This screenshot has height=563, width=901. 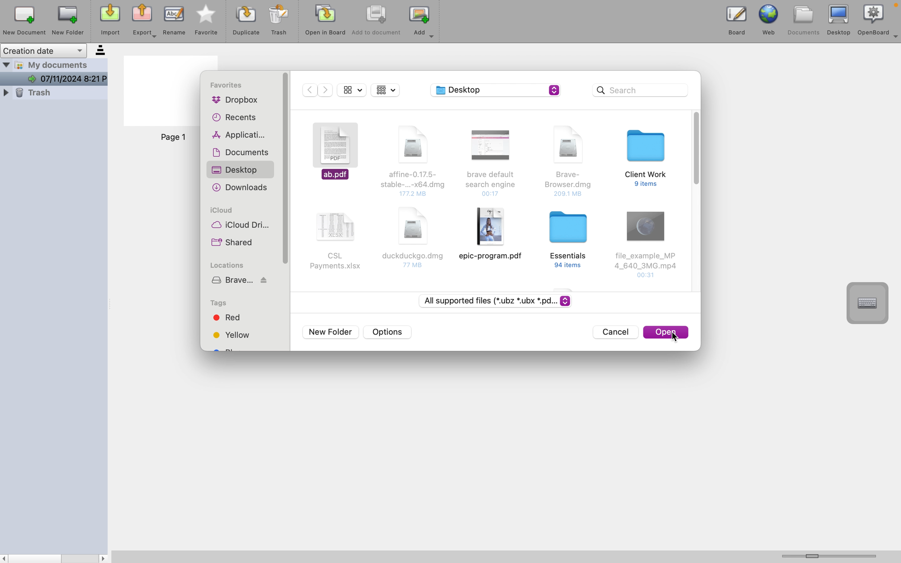 I want to click on applications, so click(x=236, y=134).